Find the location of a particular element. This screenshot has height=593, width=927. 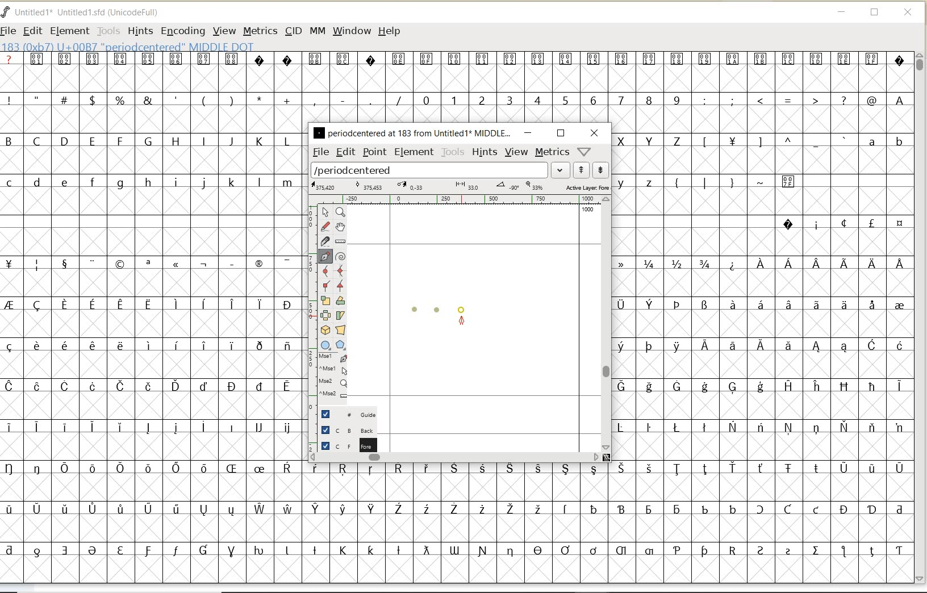

close is located at coordinates (594, 133).